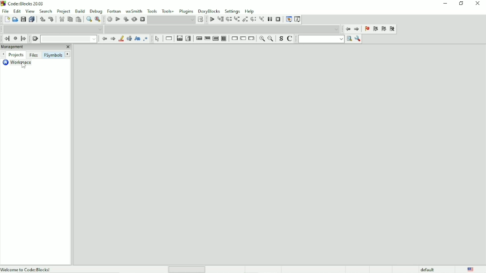 This screenshot has height=273, width=486. What do you see at coordinates (470, 269) in the screenshot?
I see `Language` at bounding box center [470, 269].